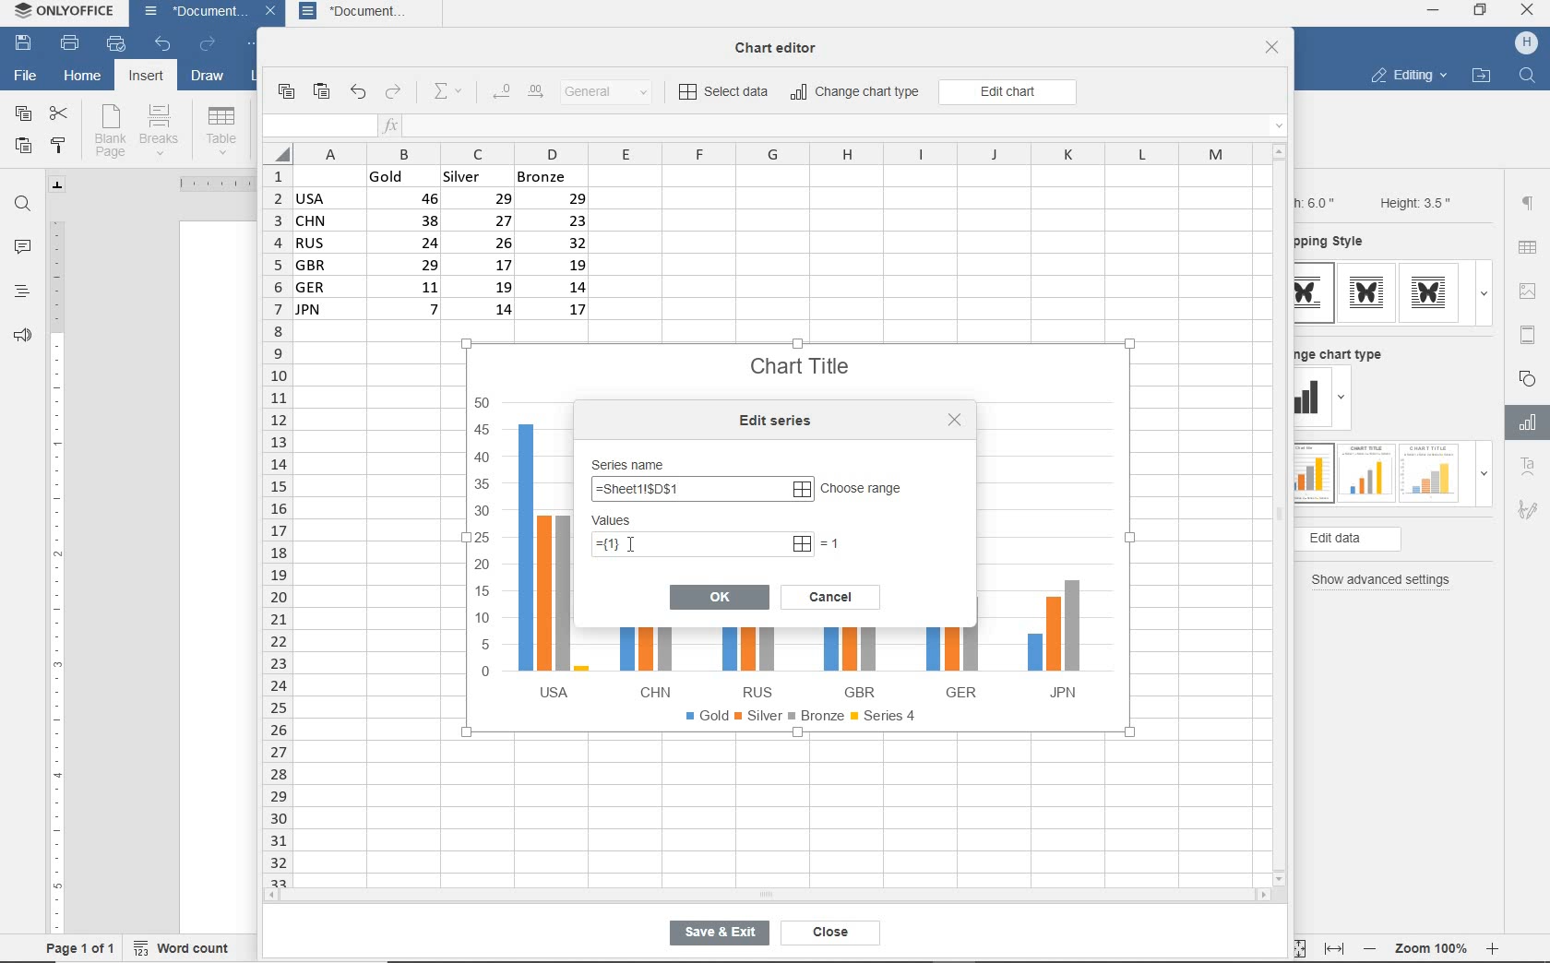 The height and width of the screenshot is (963, 1550). Describe the element at coordinates (1386, 580) in the screenshot. I see `show advanced settings` at that location.